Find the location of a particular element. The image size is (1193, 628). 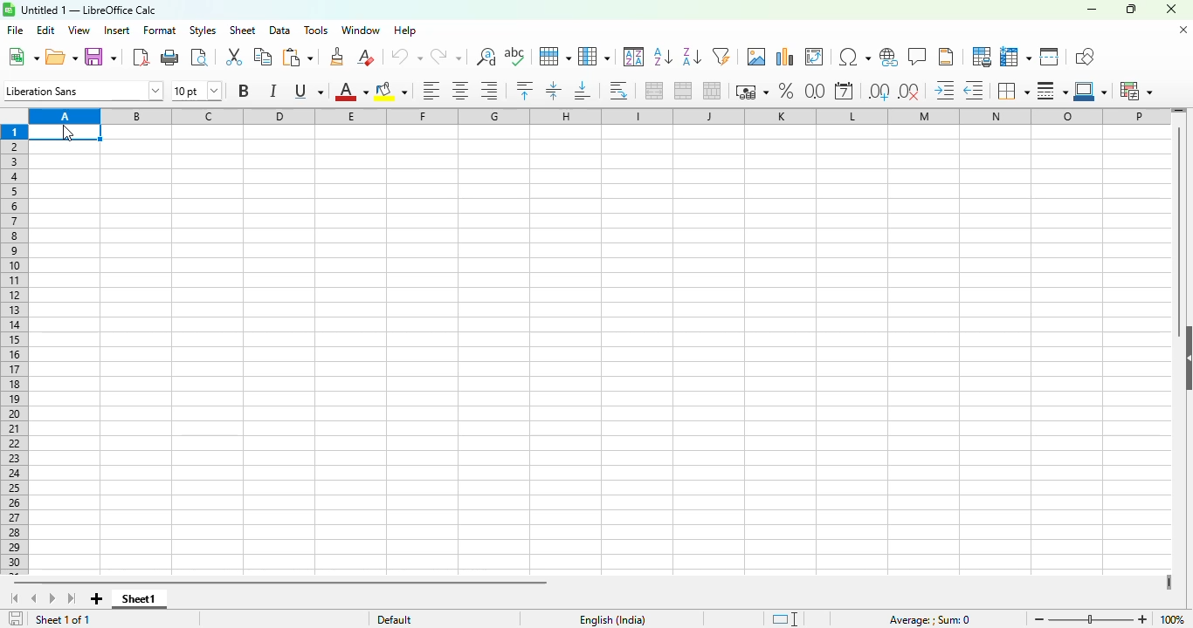

insert image is located at coordinates (757, 56).